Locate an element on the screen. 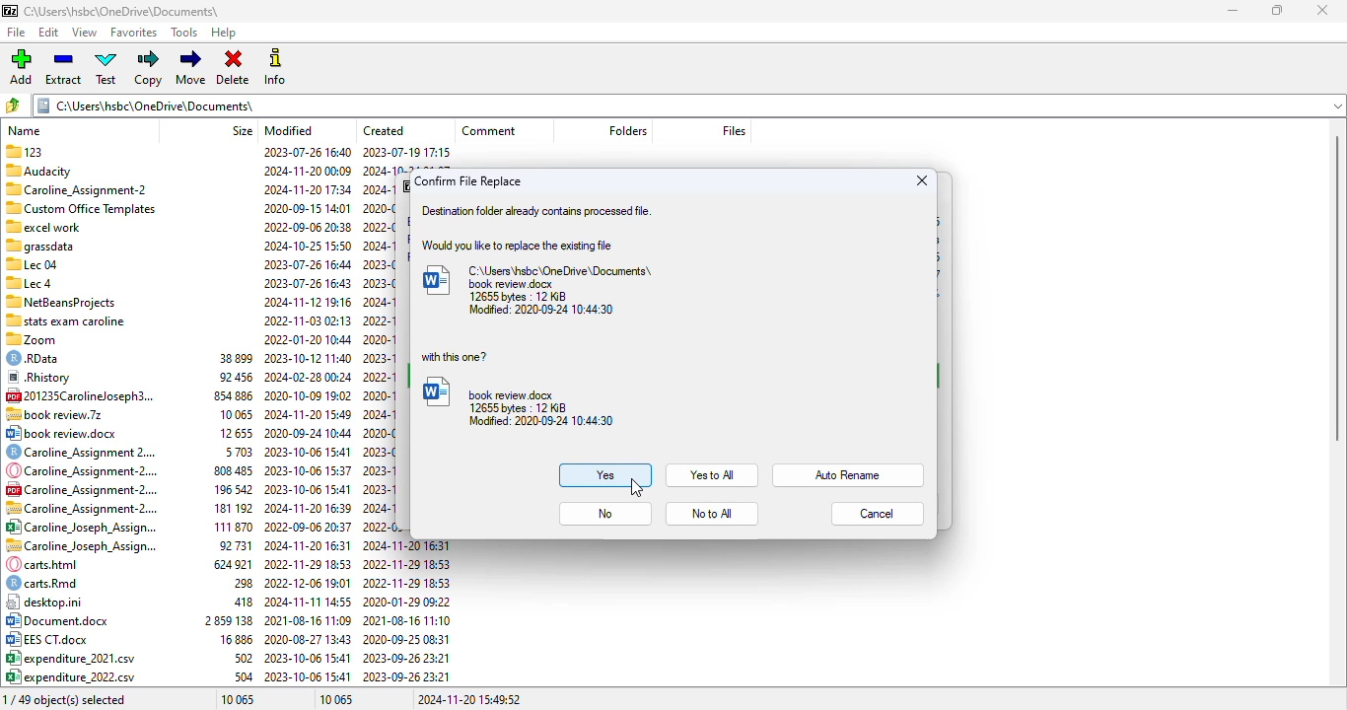 This screenshot has height=710, width=1347. delete is located at coordinates (233, 67).